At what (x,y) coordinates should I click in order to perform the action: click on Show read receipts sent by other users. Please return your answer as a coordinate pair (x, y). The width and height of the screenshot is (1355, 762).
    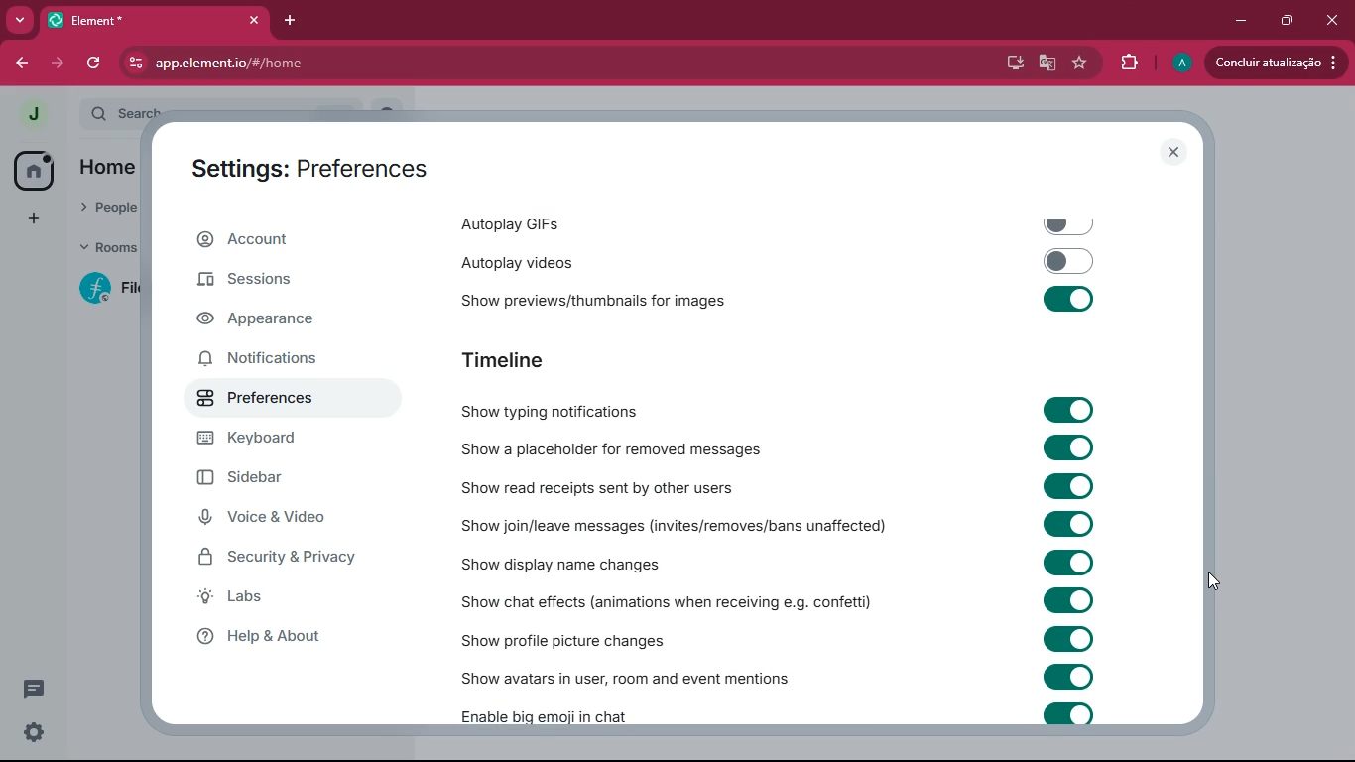
    Looking at the image, I should click on (779, 485).